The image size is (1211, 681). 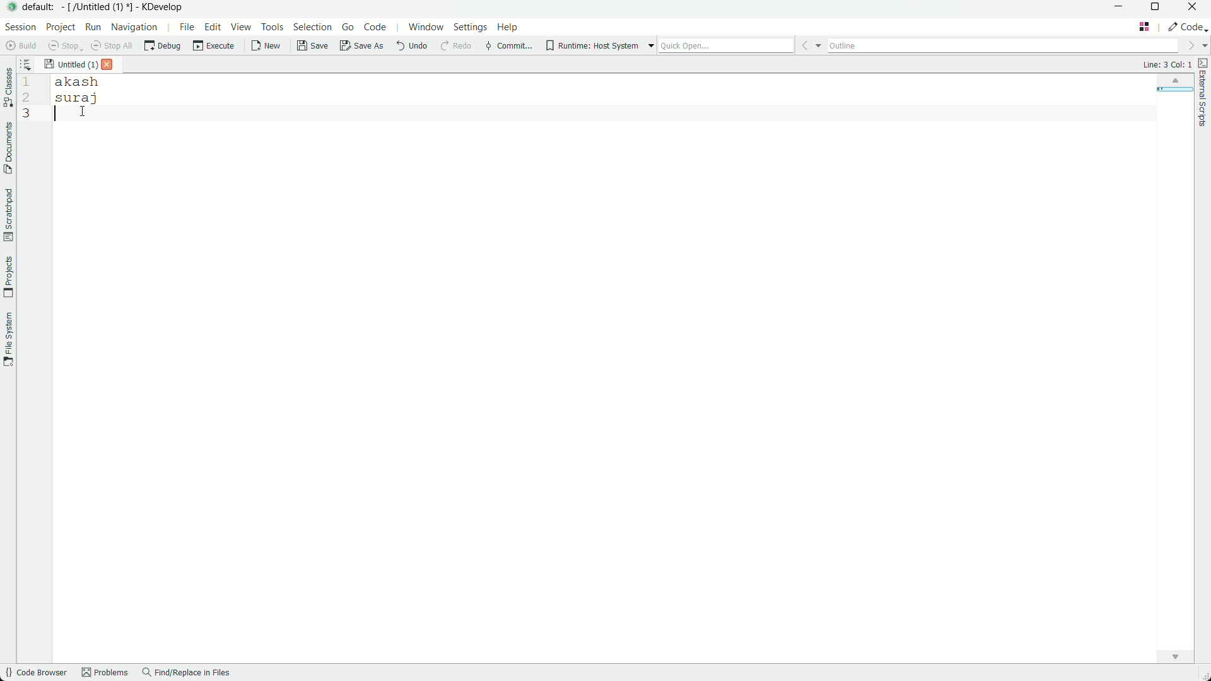 I want to click on redo, so click(x=455, y=47).